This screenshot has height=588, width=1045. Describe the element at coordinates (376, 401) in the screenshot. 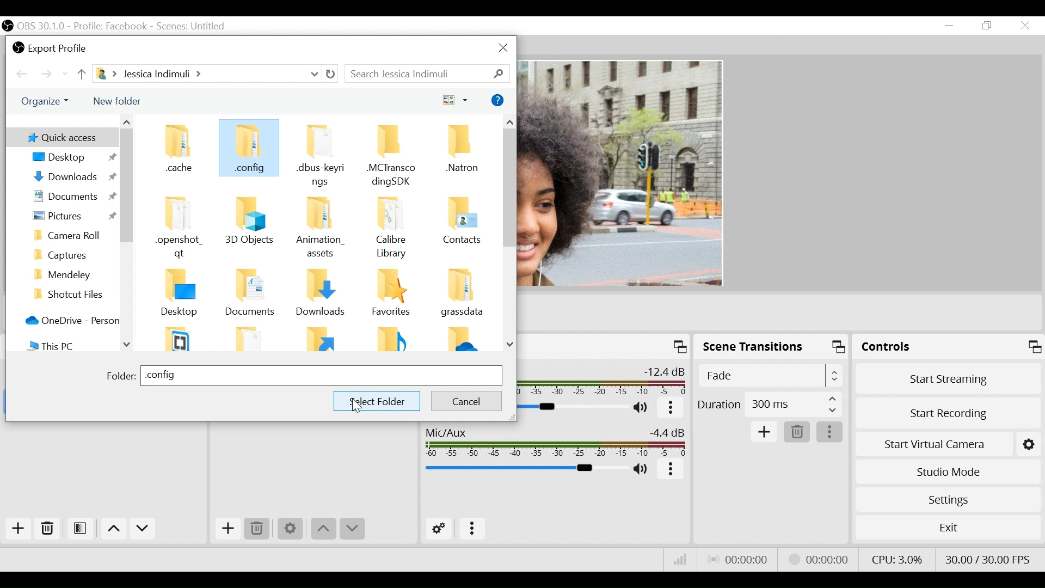

I see `Select Folder` at that location.